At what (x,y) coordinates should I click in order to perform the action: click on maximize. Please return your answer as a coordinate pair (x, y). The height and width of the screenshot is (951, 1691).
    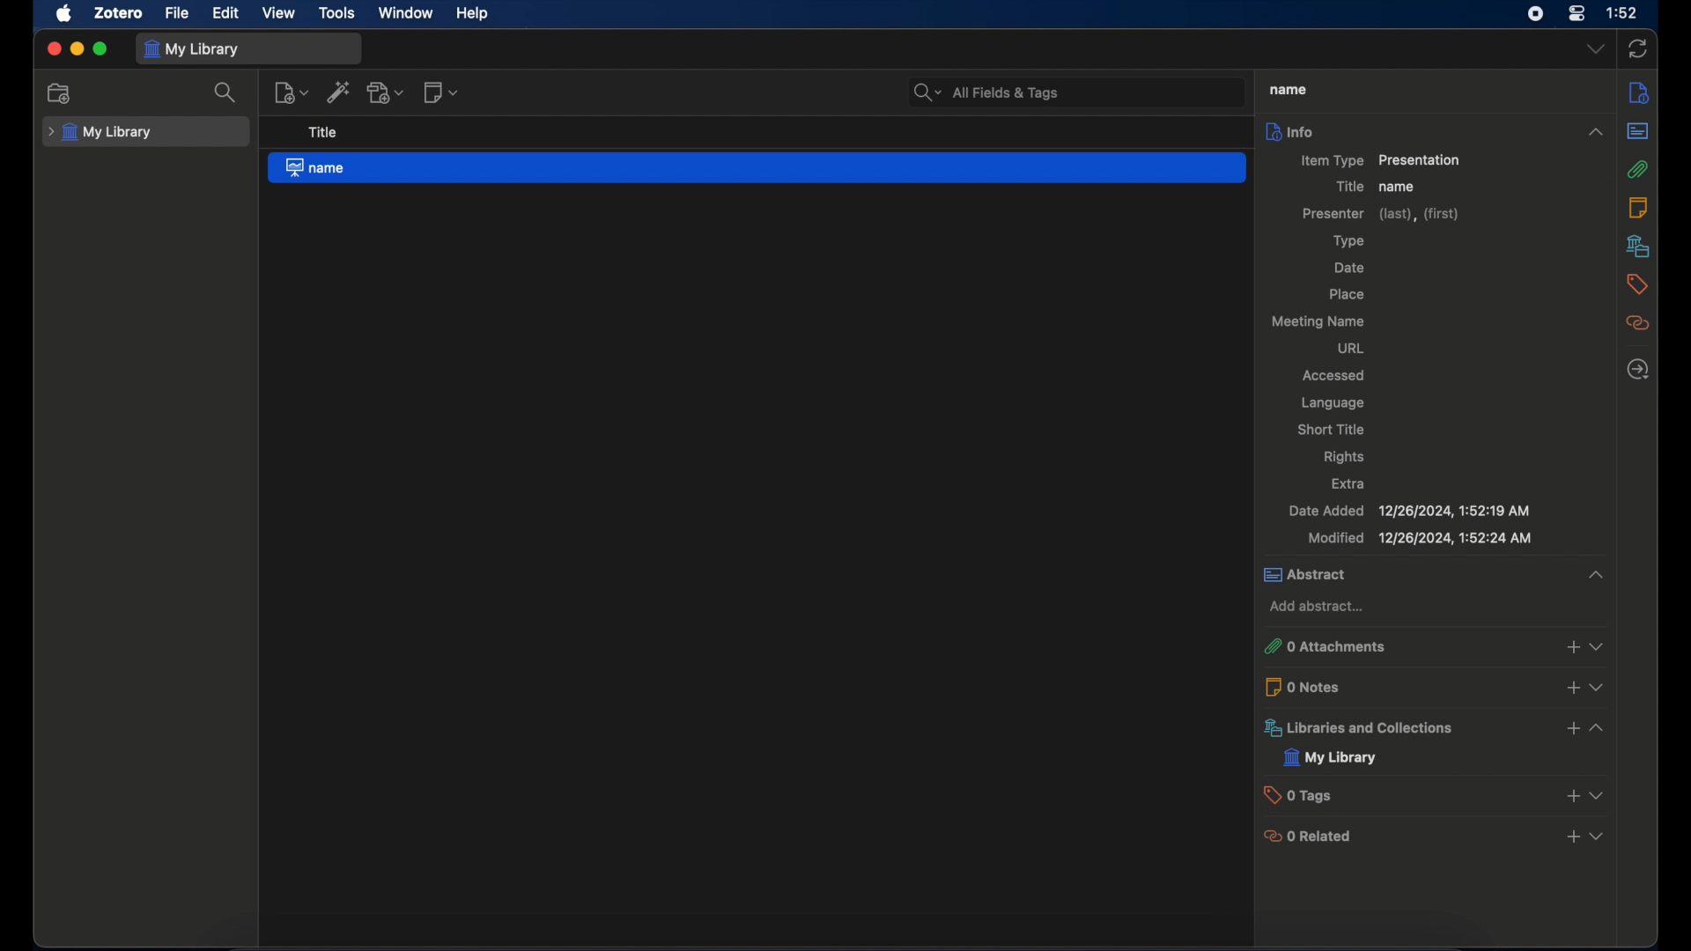
    Looking at the image, I should click on (100, 48).